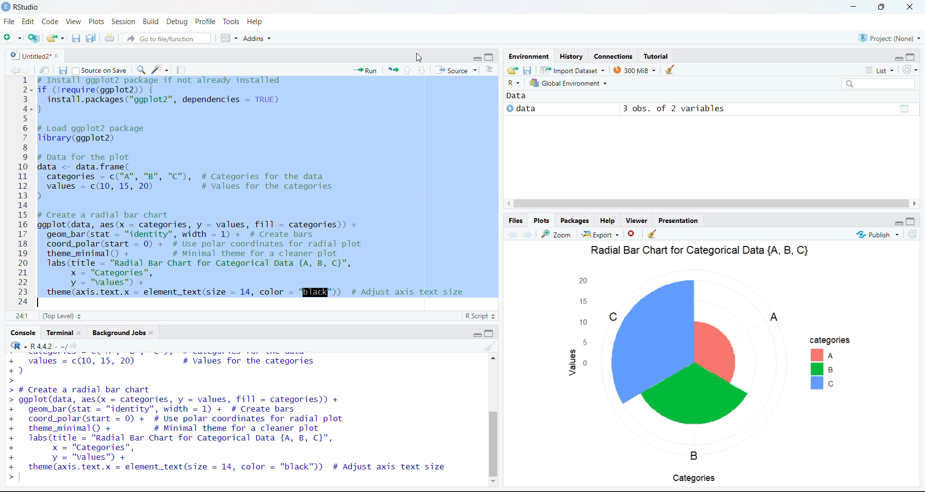 Image resolution: width=925 pixels, height=492 pixels. I want to click on Connections, so click(612, 57).